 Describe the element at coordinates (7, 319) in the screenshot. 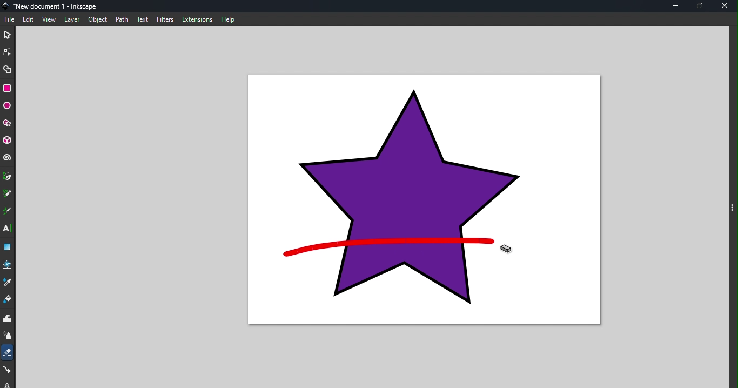

I see `tweak tool` at that location.